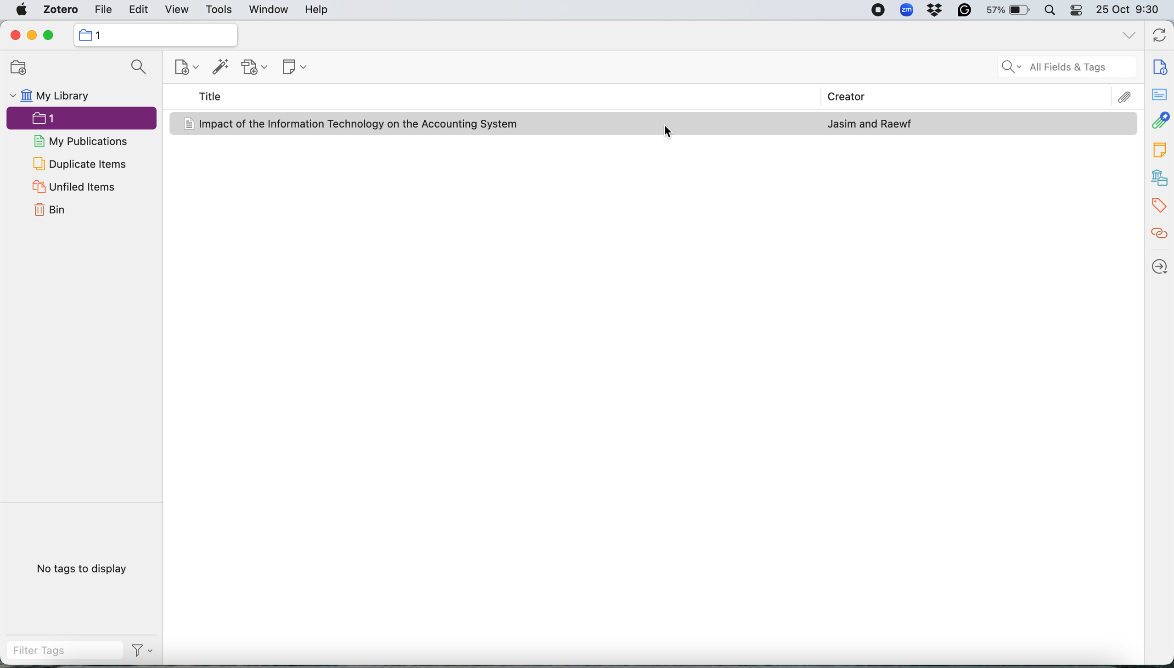 The height and width of the screenshot is (668, 1174). What do you see at coordinates (937, 11) in the screenshot?
I see `dropbox` at bounding box center [937, 11].